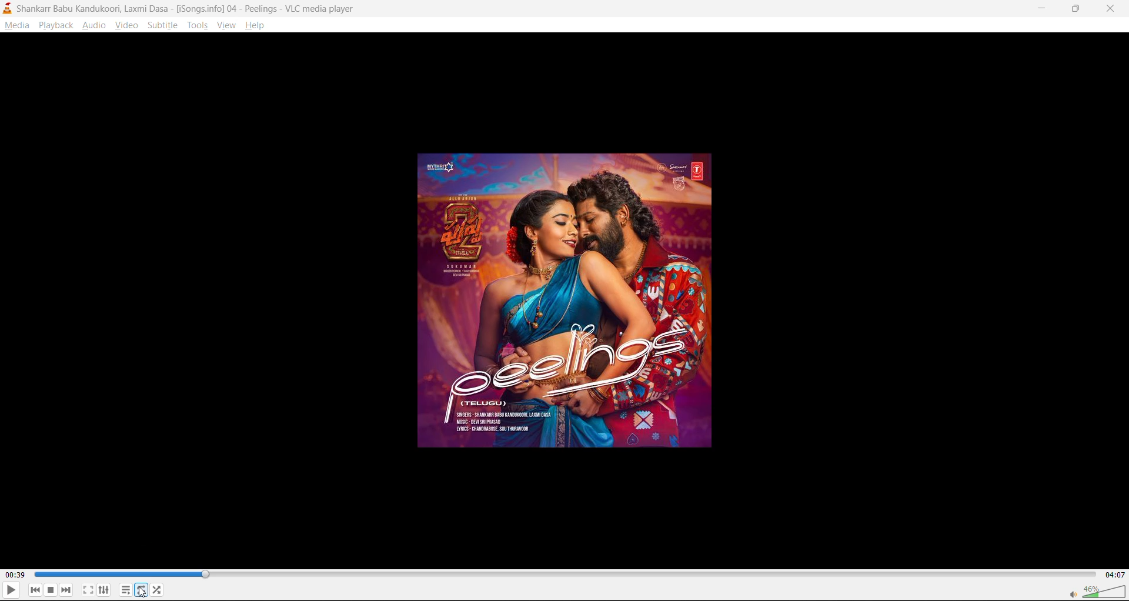  What do you see at coordinates (56, 26) in the screenshot?
I see `playback` at bounding box center [56, 26].